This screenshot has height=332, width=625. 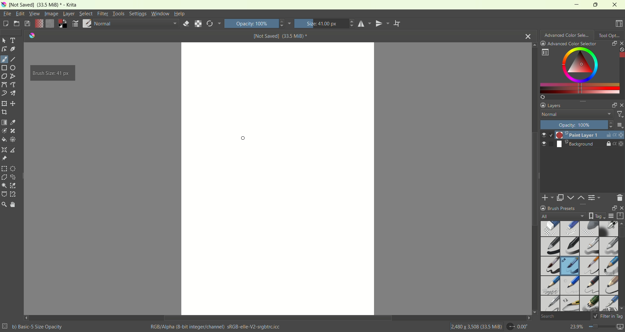 What do you see at coordinates (4, 76) in the screenshot?
I see `polygon` at bounding box center [4, 76].